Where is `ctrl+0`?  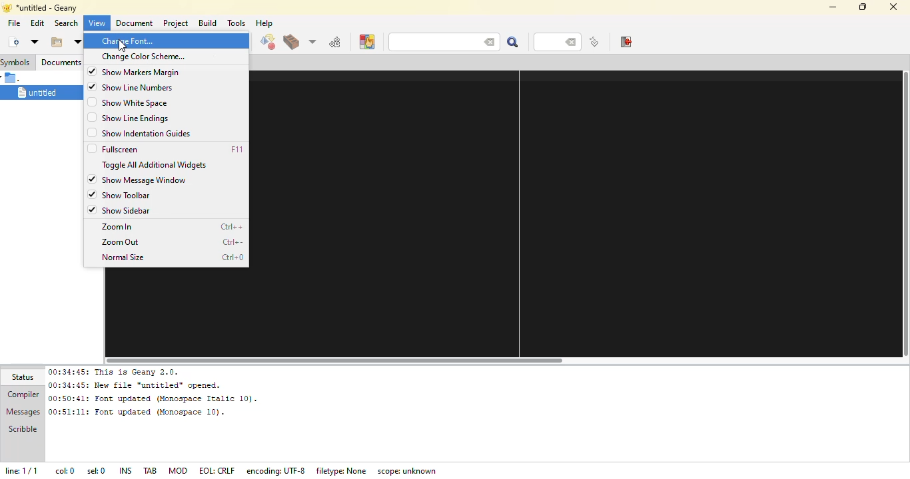
ctrl+0 is located at coordinates (231, 258).